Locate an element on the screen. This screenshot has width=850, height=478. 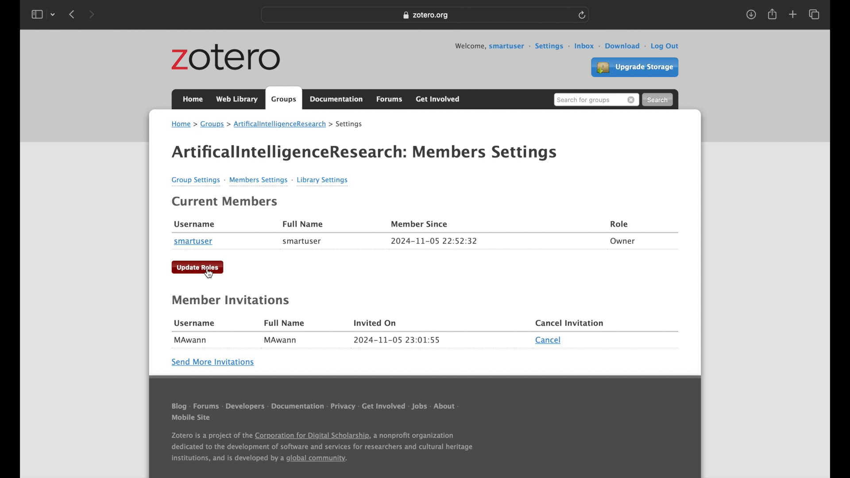
MAwann is located at coordinates (190, 341).